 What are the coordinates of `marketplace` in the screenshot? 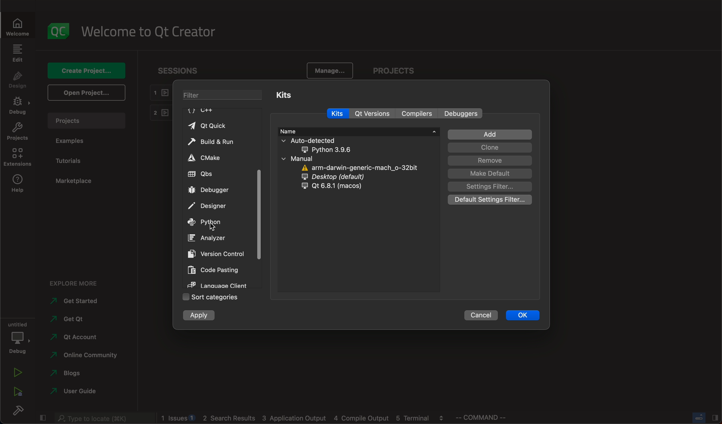 It's located at (77, 182).